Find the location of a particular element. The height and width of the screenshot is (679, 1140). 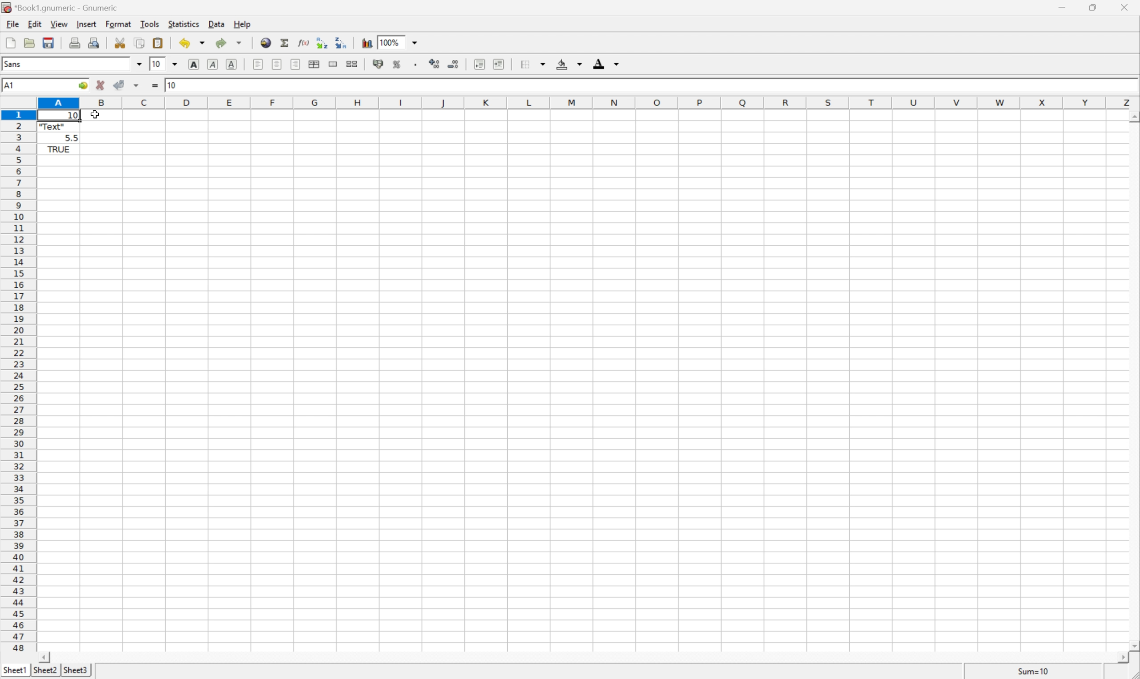

Redo is located at coordinates (229, 42).